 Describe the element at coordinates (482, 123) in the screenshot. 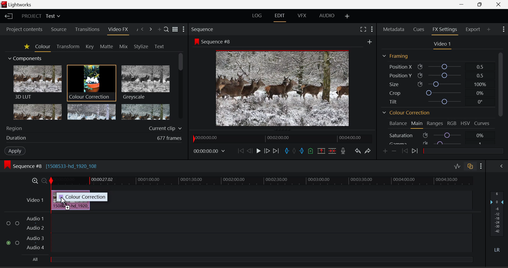

I see `Curves` at that location.